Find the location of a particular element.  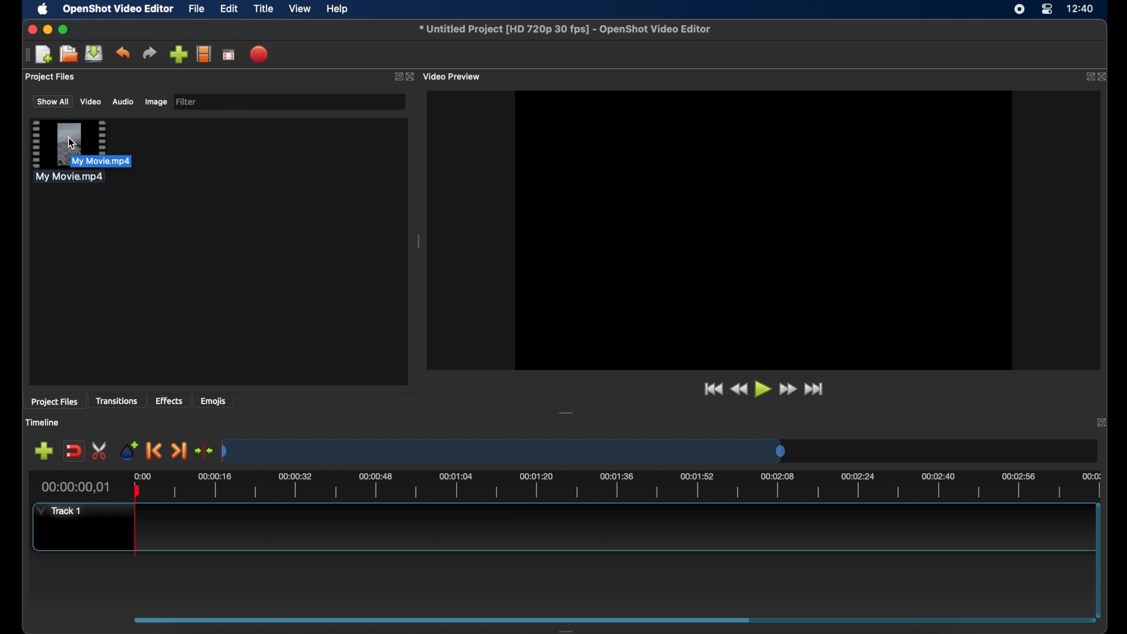

timeline scale is located at coordinates (505, 452).